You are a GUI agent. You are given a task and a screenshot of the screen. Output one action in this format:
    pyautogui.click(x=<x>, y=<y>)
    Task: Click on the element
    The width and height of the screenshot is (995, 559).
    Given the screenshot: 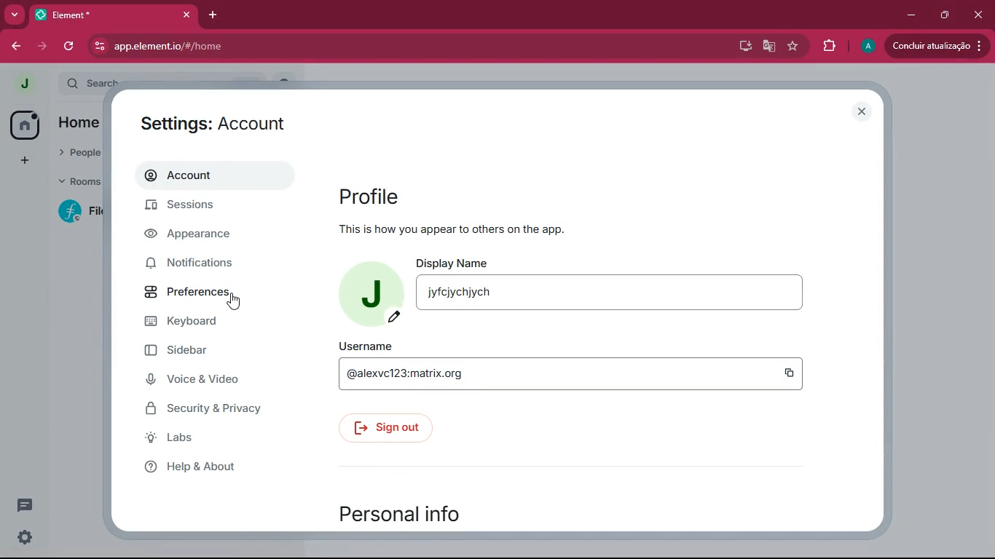 What is the action you would take?
    pyautogui.click(x=113, y=16)
    